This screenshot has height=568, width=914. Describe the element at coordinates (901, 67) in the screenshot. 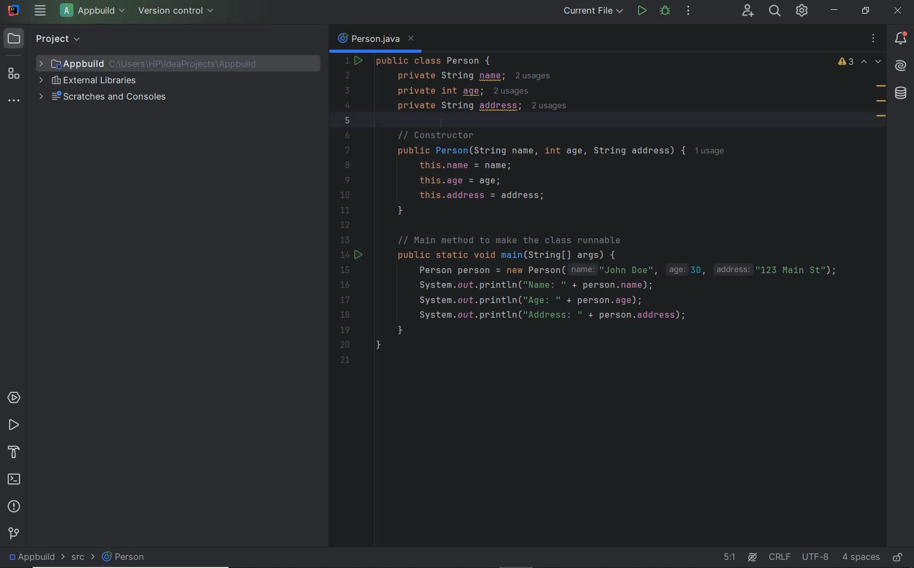

I see `AI Assistant` at that location.